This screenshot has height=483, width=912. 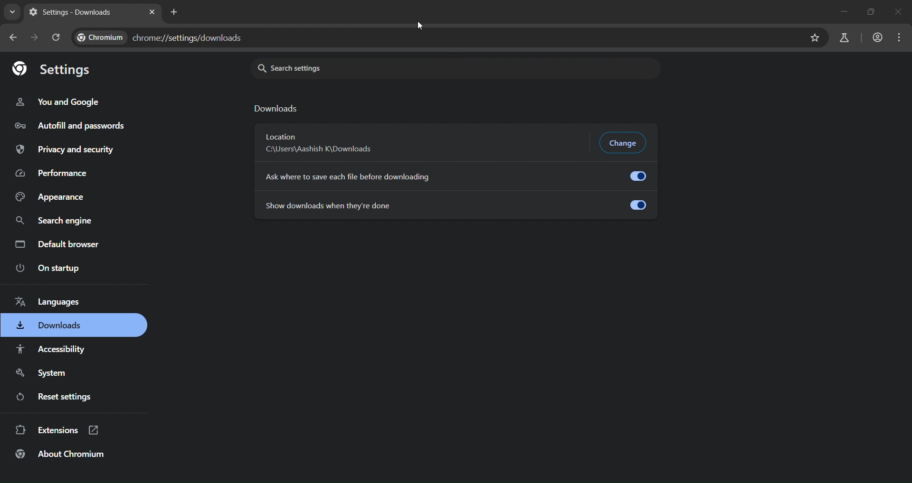 I want to click on downloads, so click(x=278, y=109).